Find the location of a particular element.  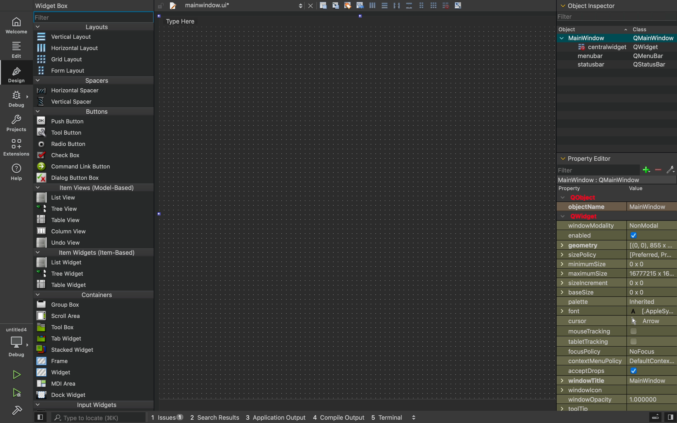

item views is located at coordinates (91, 187).